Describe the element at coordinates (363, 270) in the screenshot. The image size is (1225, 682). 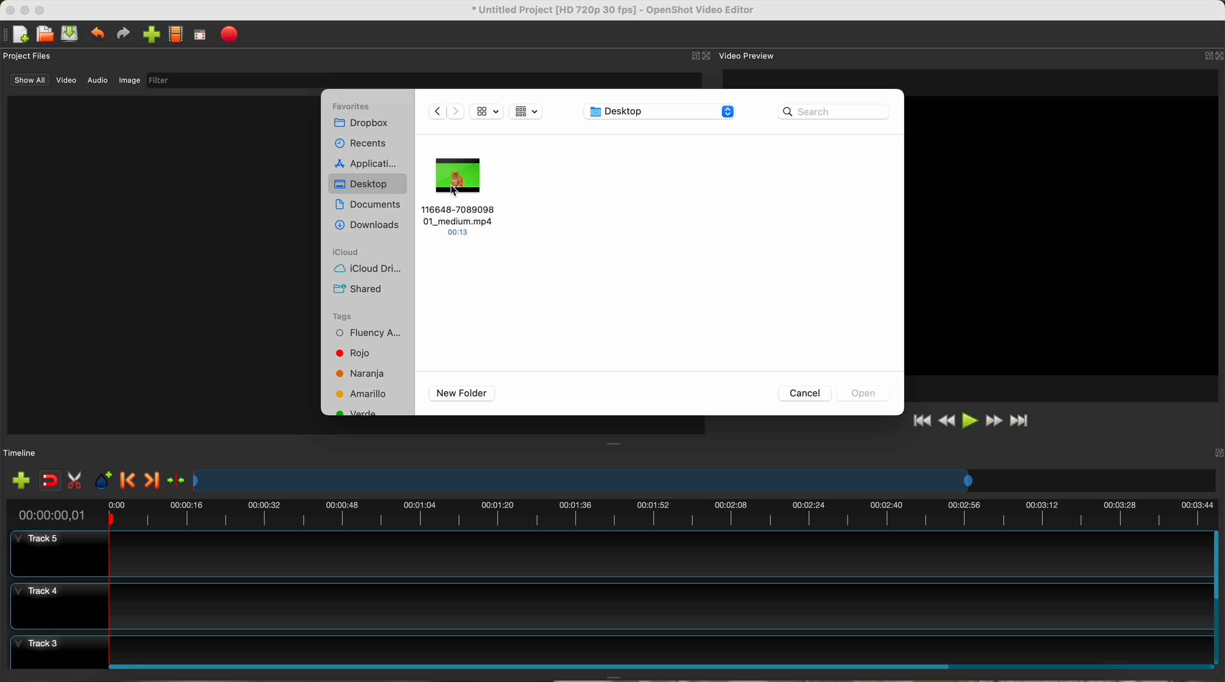
I see `icloud drive` at that location.